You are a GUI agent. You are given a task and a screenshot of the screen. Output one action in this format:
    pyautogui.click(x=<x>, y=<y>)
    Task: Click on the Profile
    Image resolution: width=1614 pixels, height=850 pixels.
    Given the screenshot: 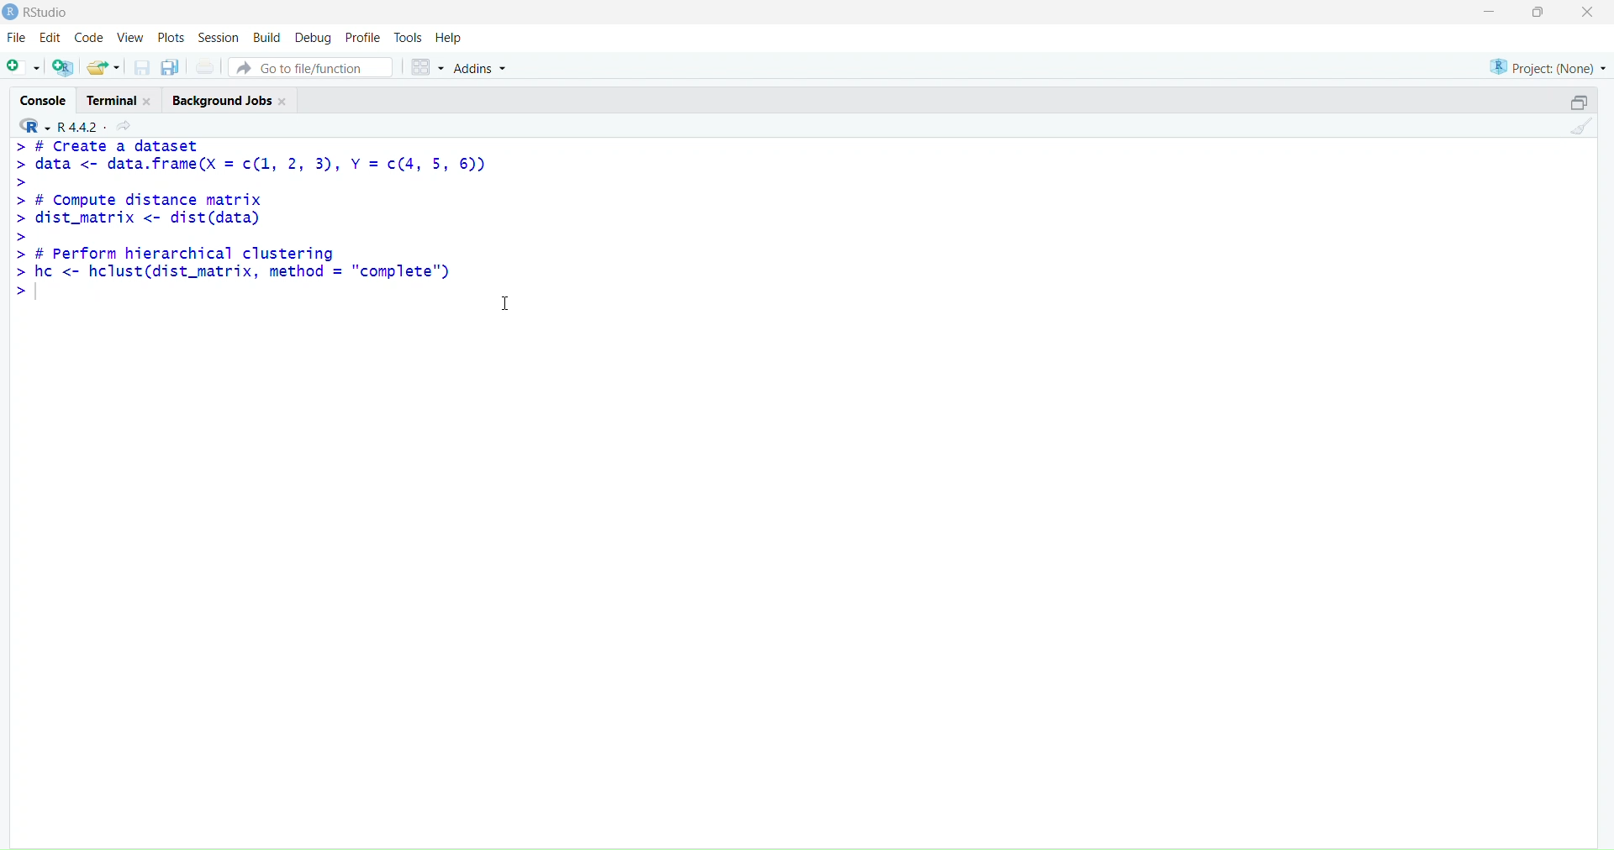 What is the action you would take?
    pyautogui.click(x=361, y=38)
    